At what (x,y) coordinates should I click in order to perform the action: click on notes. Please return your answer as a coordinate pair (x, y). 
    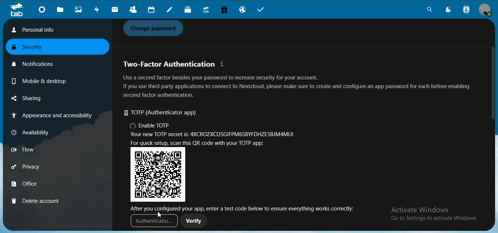
    Looking at the image, I should click on (171, 10).